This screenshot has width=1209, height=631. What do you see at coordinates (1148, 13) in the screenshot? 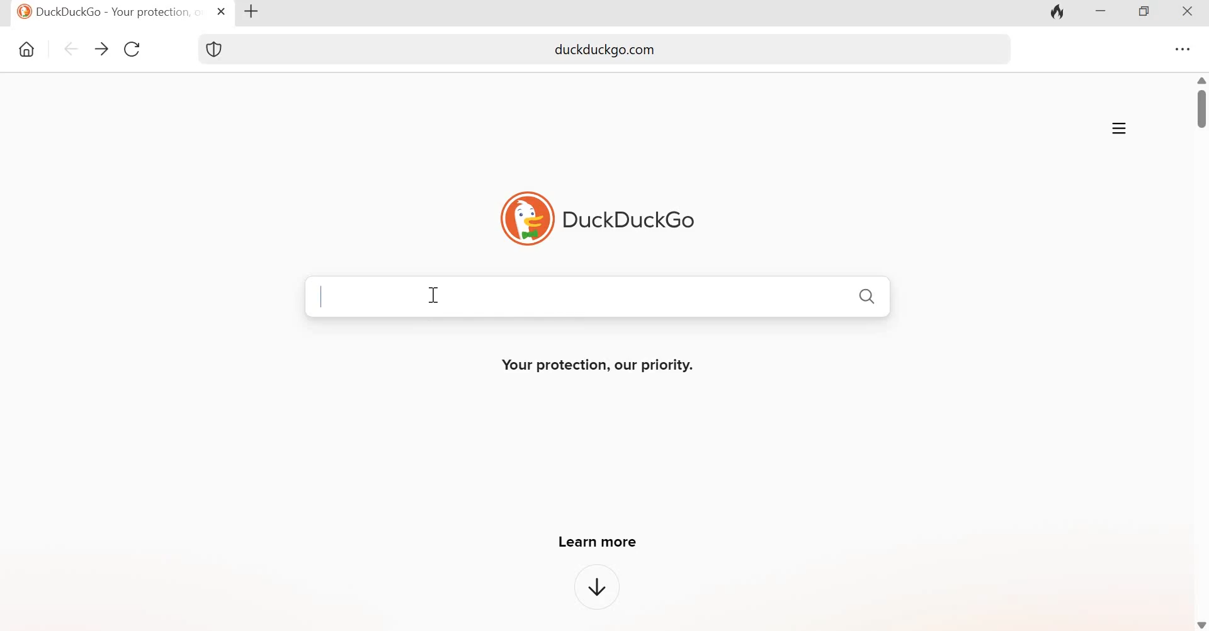
I see `Maximize` at bounding box center [1148, 13].